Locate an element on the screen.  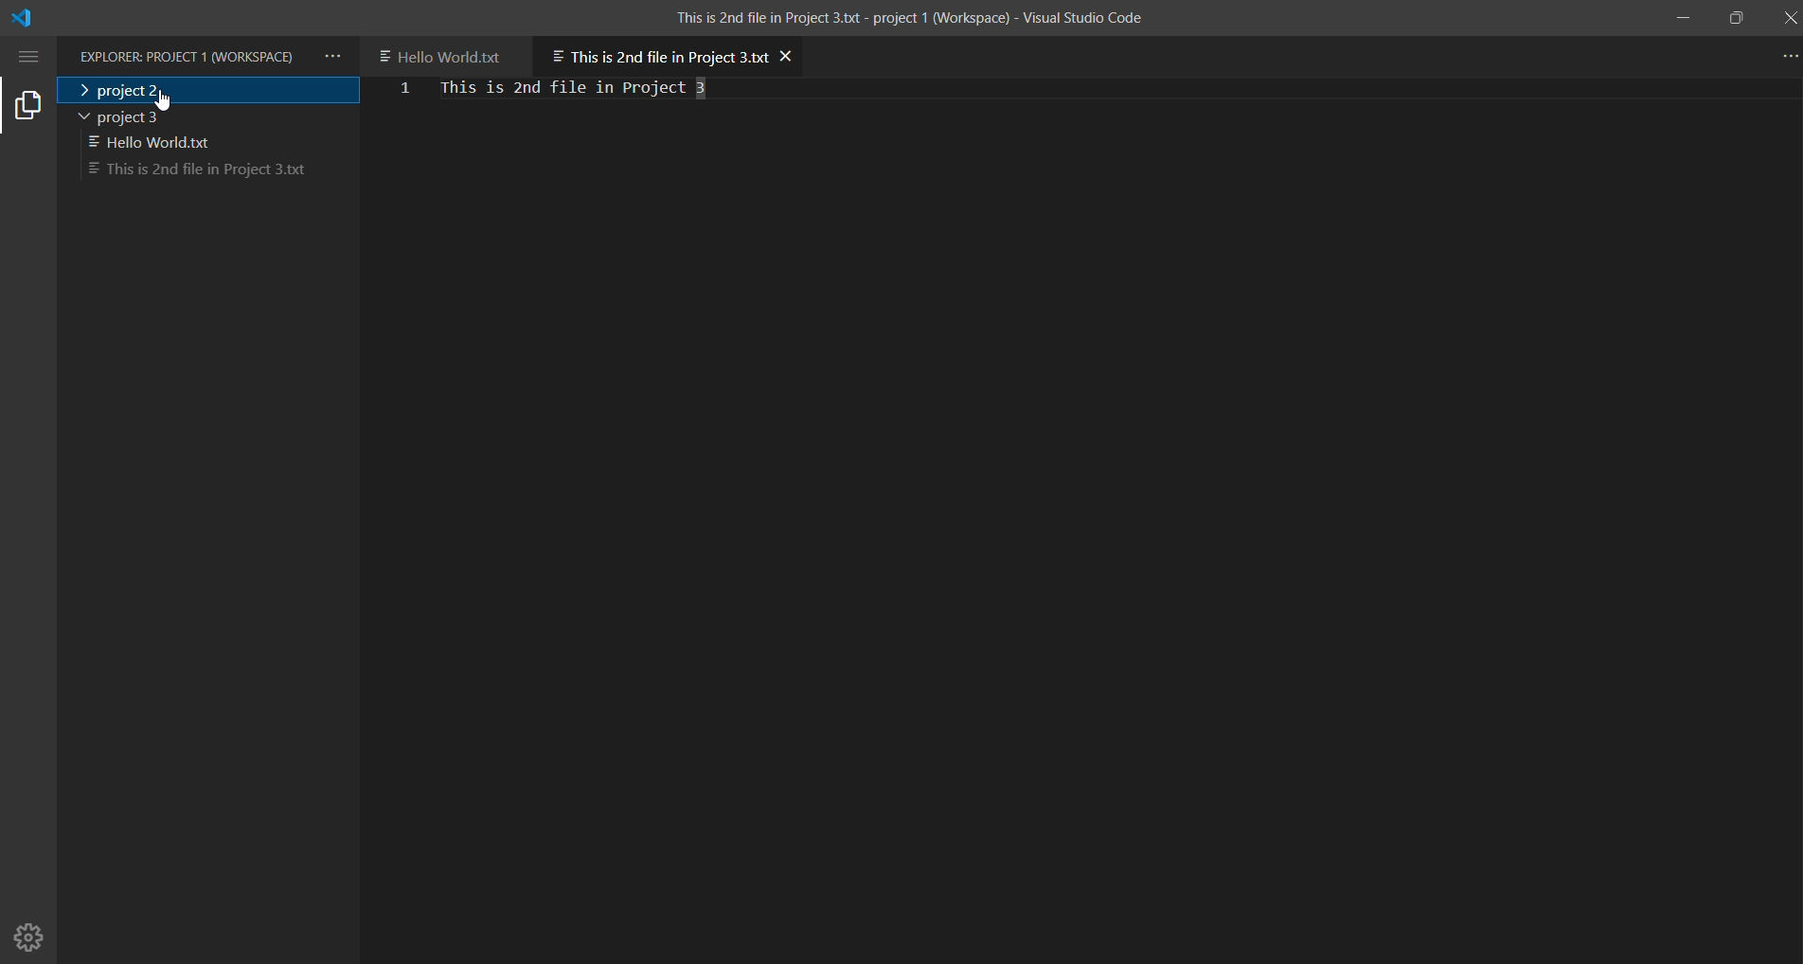
selected project 2 is located at coordinates (208, 90).